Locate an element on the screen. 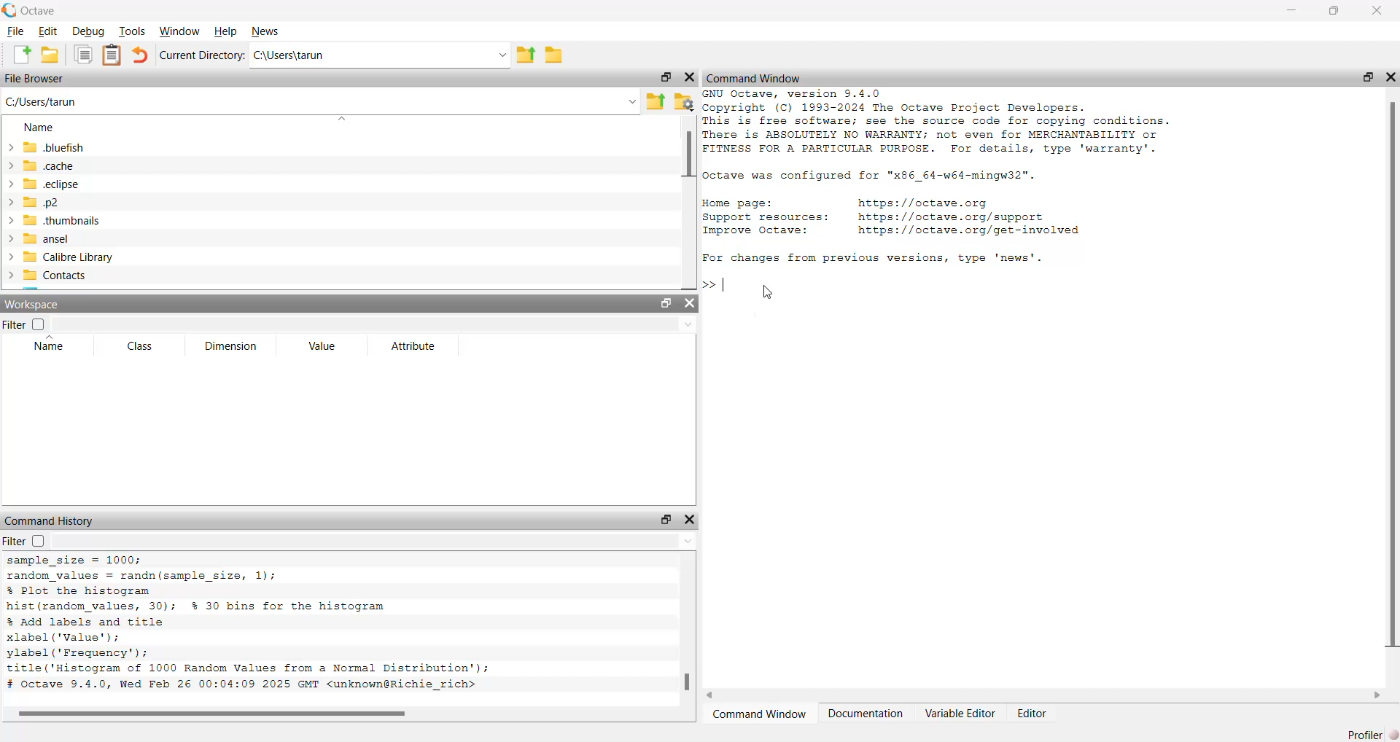 This screenshot has width=1400, height=742. scroll bar is located at coordinates (688, 155).